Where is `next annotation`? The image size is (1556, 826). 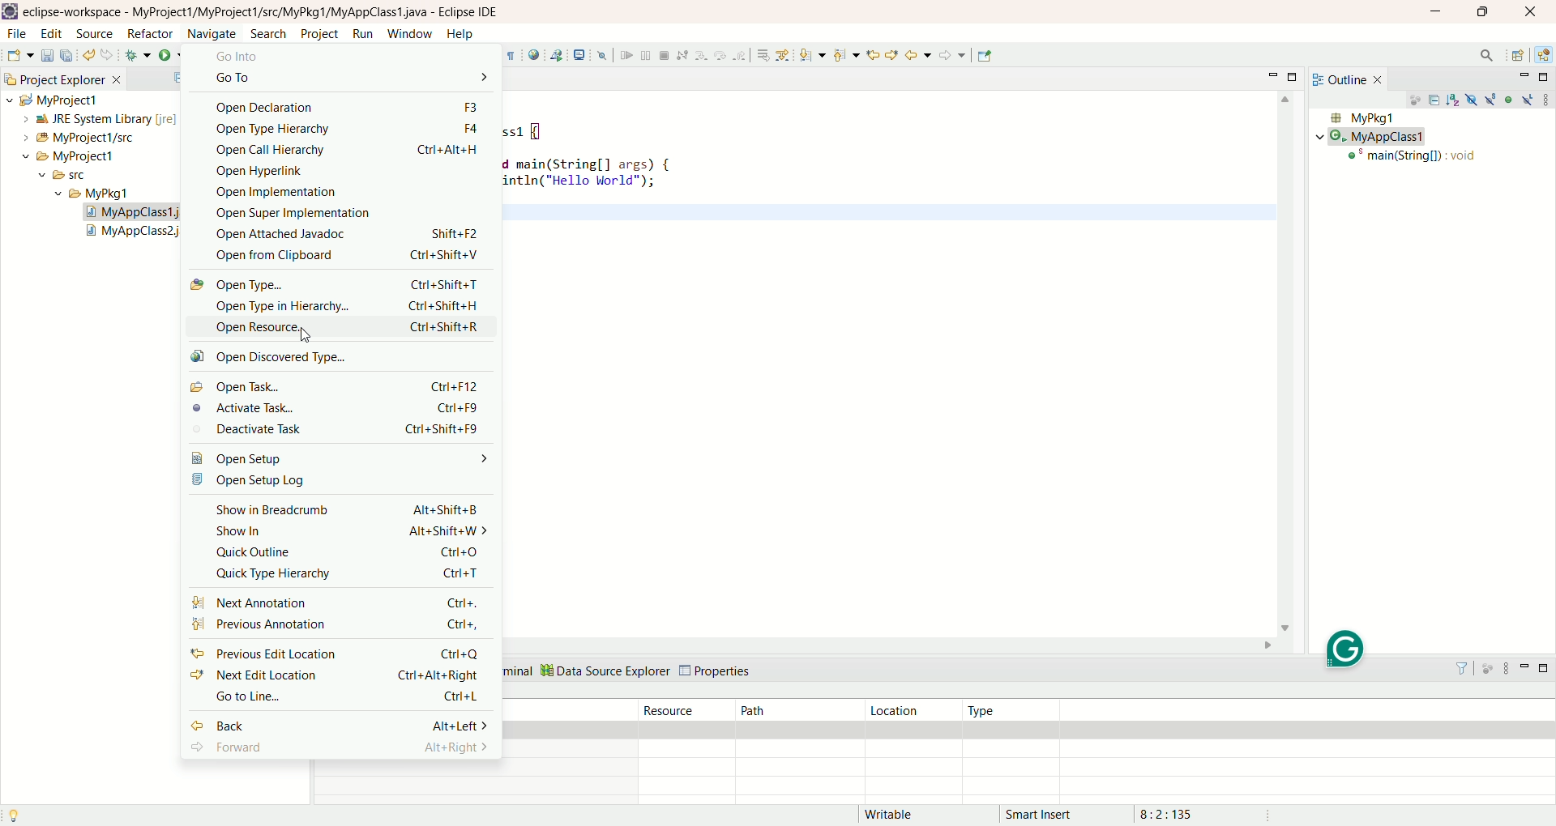 next annotation is located at coordinates (813, 56).